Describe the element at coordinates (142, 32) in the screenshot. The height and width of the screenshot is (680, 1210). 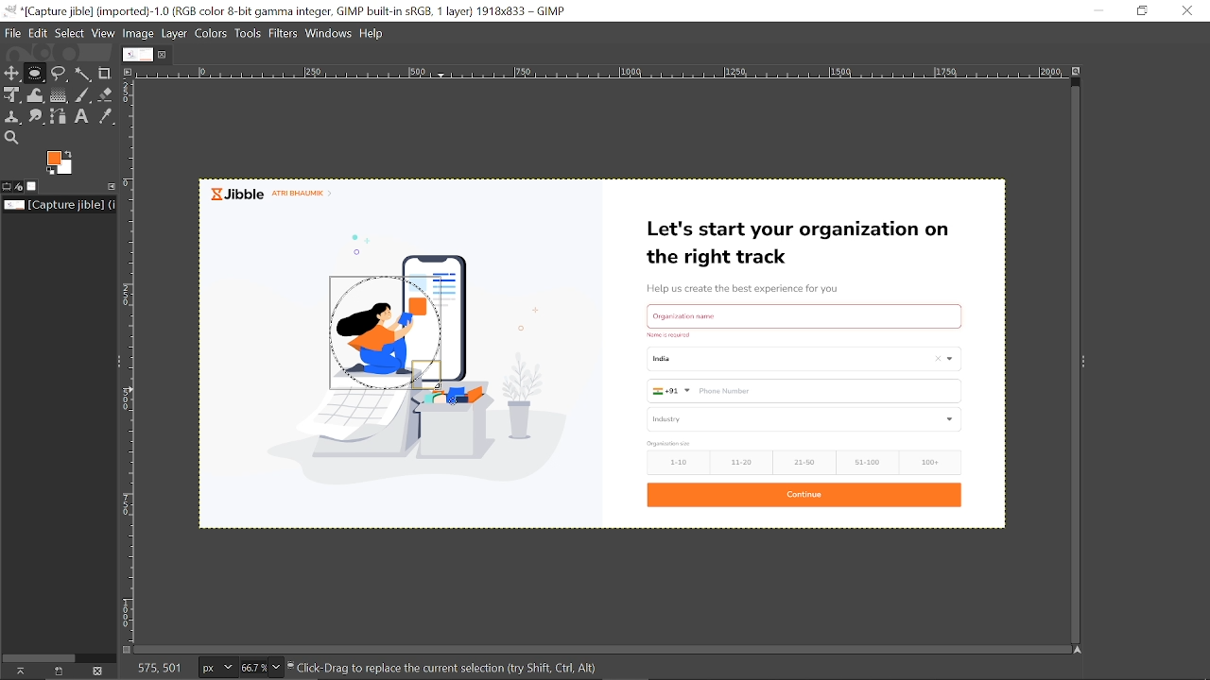
I see `Image` at that location.